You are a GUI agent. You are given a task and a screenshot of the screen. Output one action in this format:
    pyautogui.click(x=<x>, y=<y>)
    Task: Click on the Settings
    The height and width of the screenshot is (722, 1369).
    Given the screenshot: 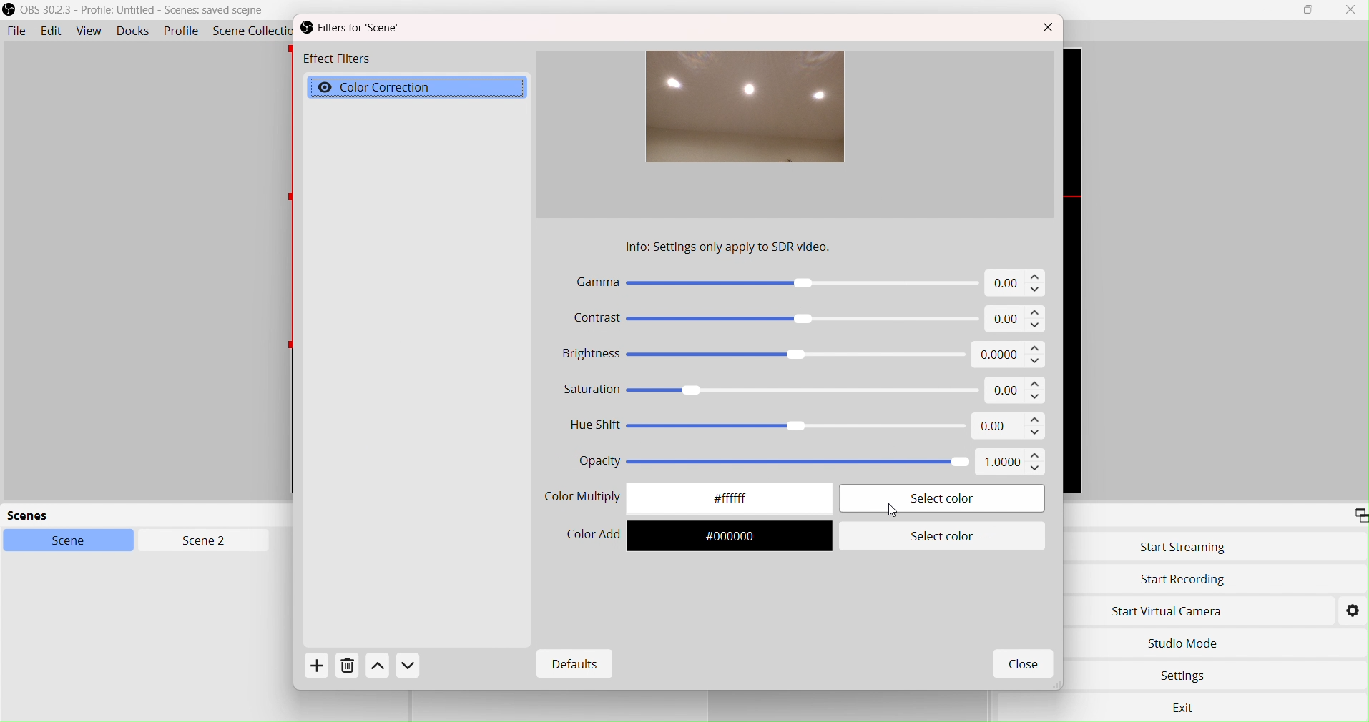 What is the action you would take?
    pyautogui.click(x=1186, y=678)
    